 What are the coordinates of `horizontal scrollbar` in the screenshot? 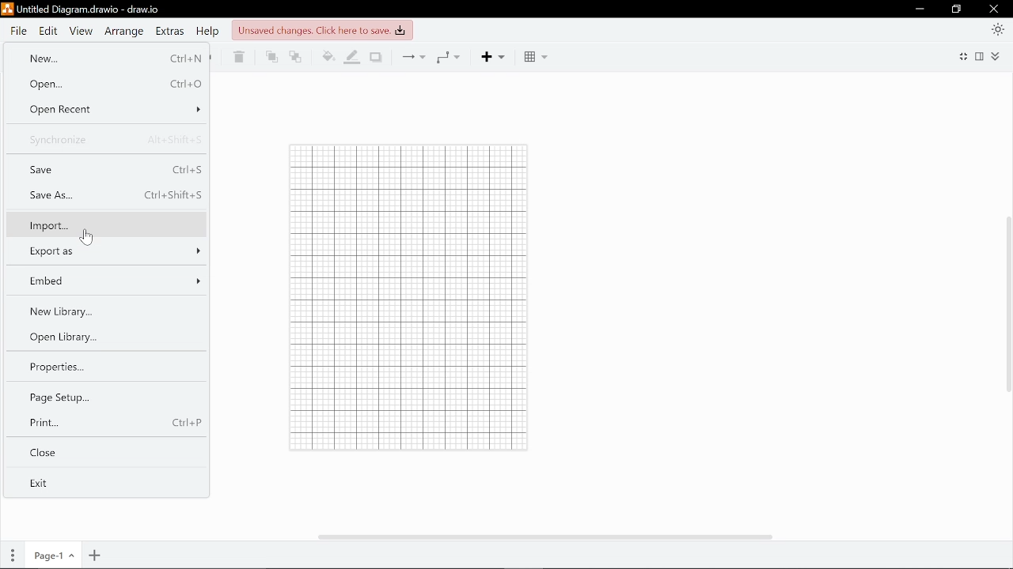 It's located at (551, 534).